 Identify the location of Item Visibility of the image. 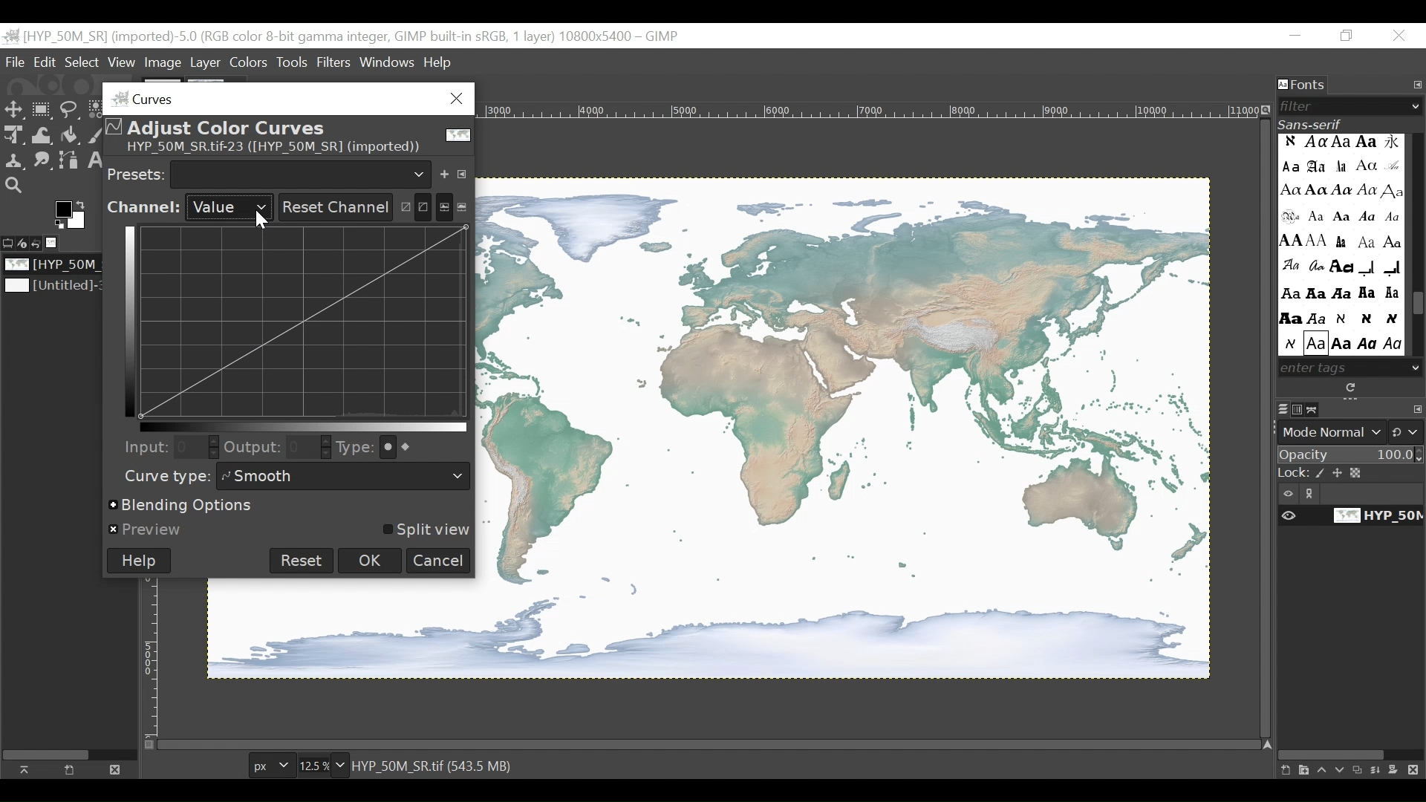
(1348, 516).